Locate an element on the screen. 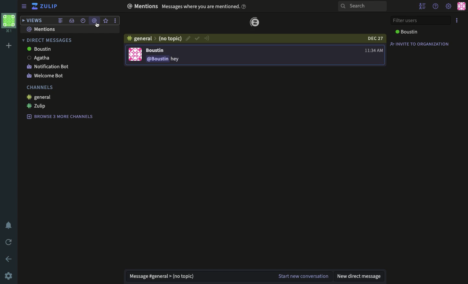 The width and height of the screenshot is (468, 284). star is located at coordinates (107, 20).